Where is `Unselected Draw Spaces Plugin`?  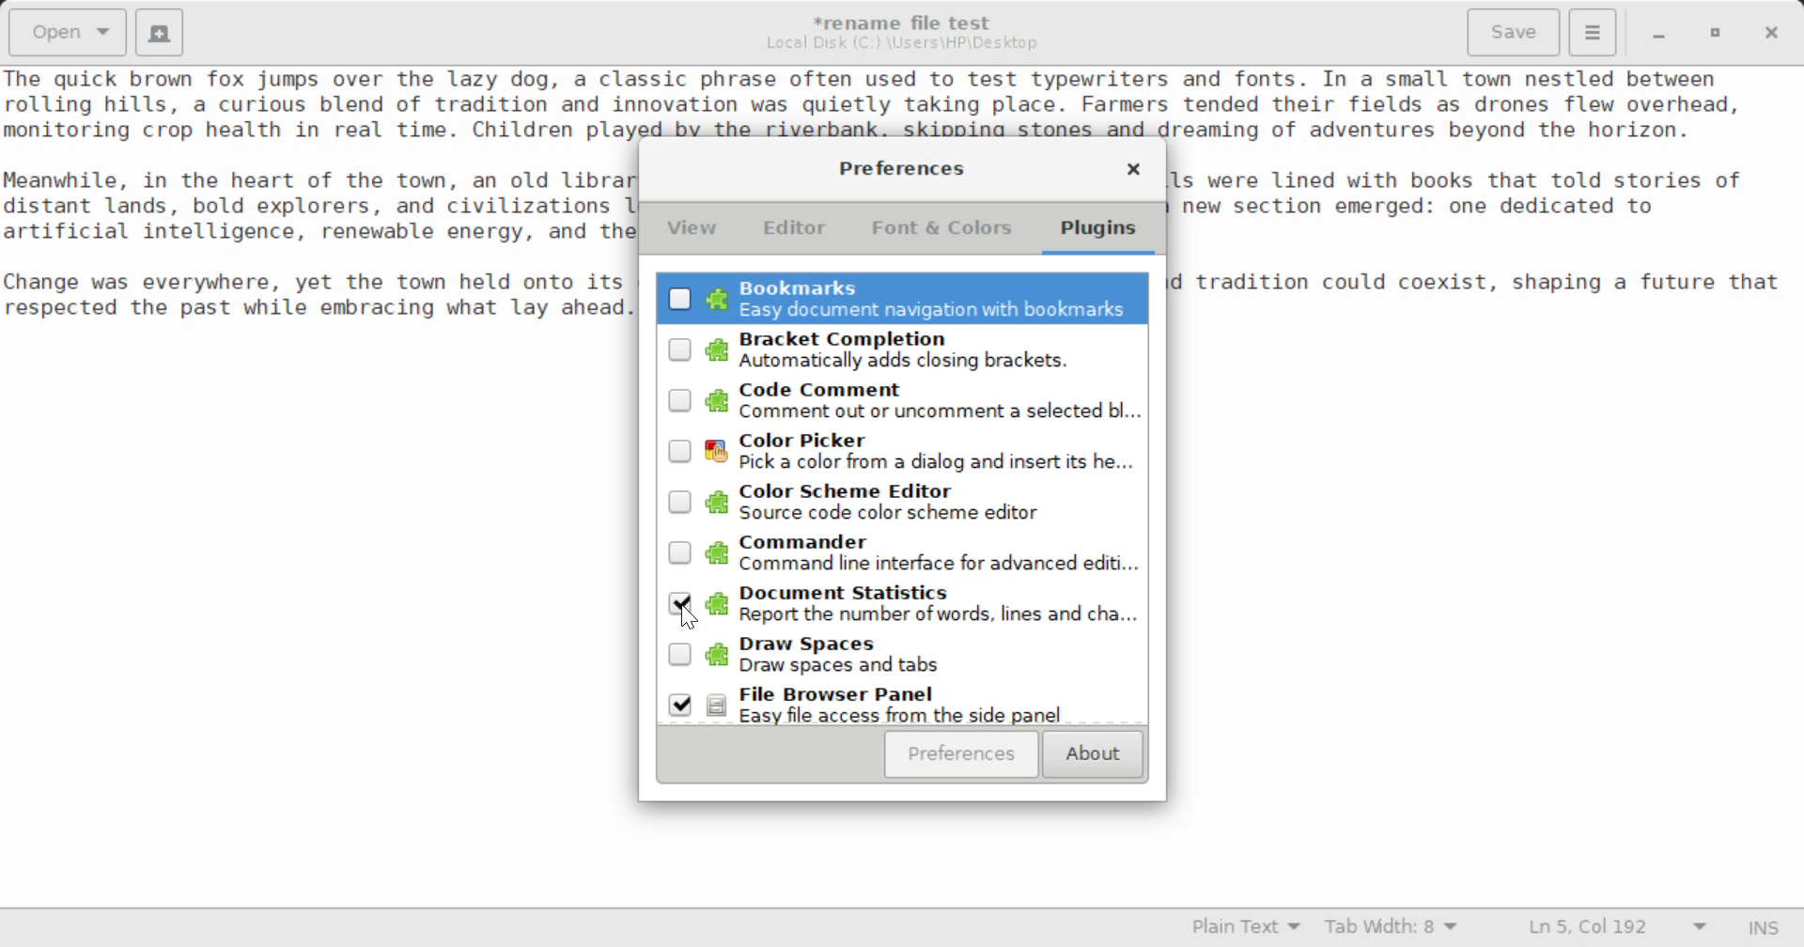
Unselected Draw Spaces Plugin is located at coordinates (904, 658).